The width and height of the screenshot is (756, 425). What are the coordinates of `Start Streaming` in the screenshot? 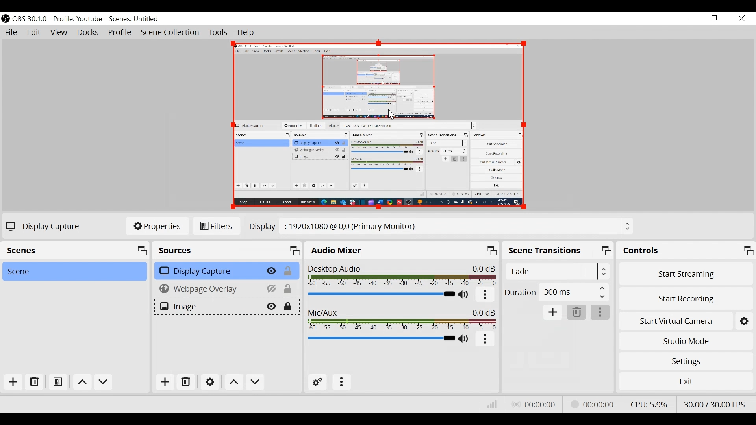 It's located at (686, 274).